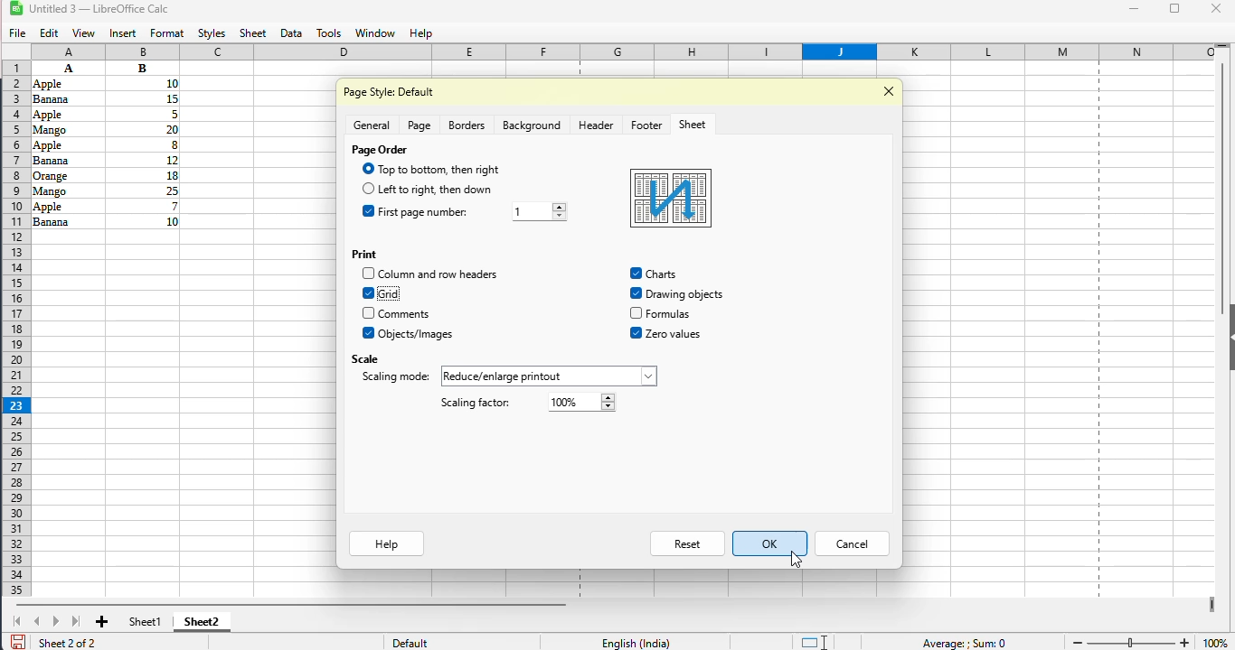  Describe the element at coordinates (50, 33) in the screenshot. I see `edit` at that location.